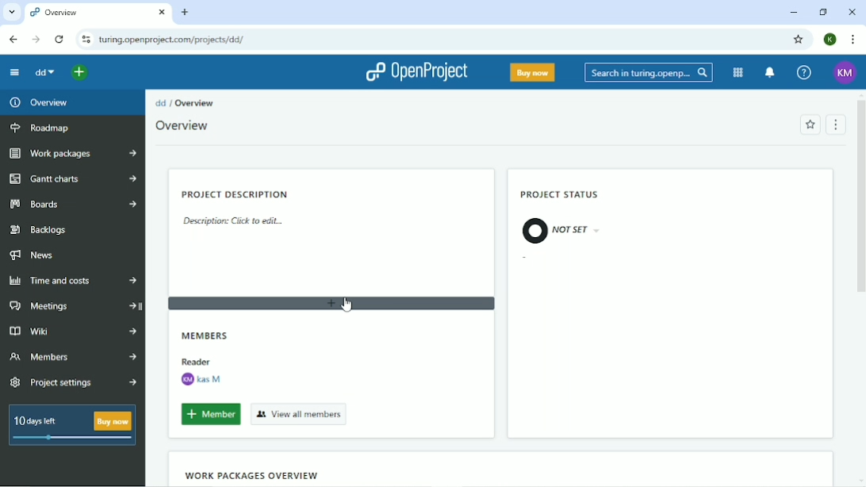 The image size is (866, 487). Describe the element at coordinates (533, 71) in the screenshot. I see `Buy now` at that location.